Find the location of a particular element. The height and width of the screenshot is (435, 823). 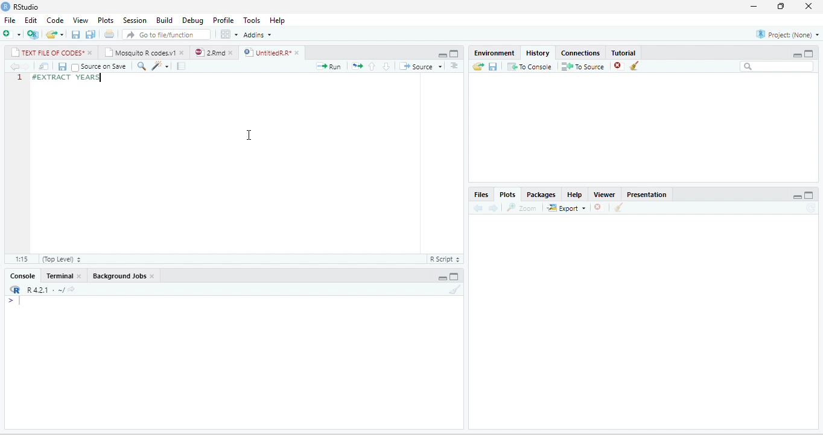

Profile is located at coordinates (224, 21).